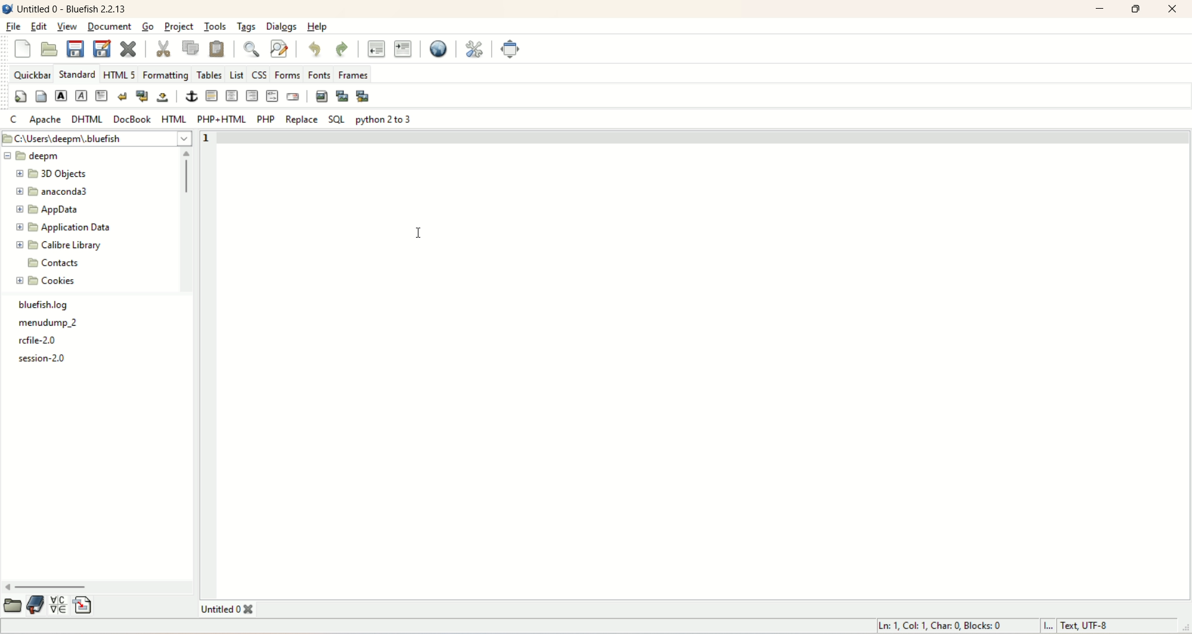 The image size is (1192, 634). Describe the element at coordinates (20, 96) in the screenshot. I see `quickstart` at that location.